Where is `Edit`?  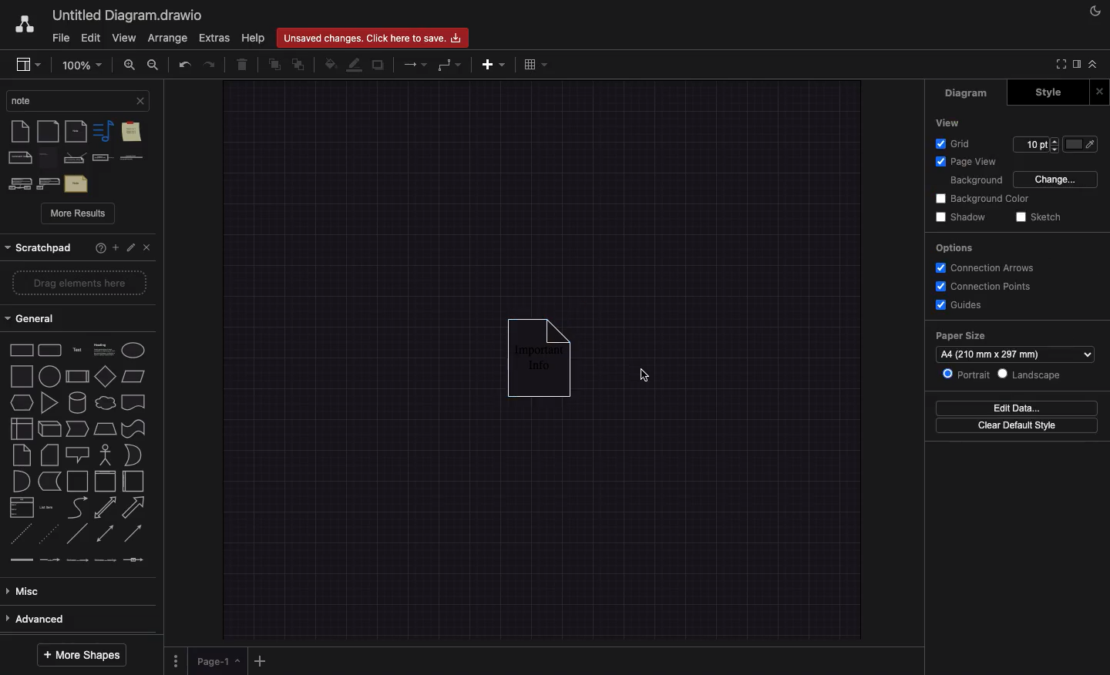
Edit is located at coordinates (135, 249).